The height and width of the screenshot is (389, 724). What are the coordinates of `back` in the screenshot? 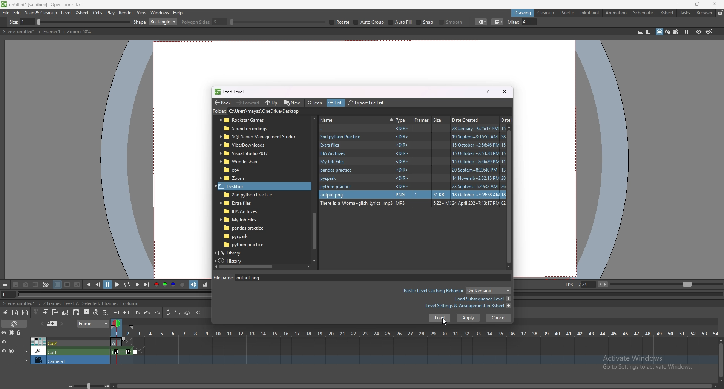 It's located at (413, 129).